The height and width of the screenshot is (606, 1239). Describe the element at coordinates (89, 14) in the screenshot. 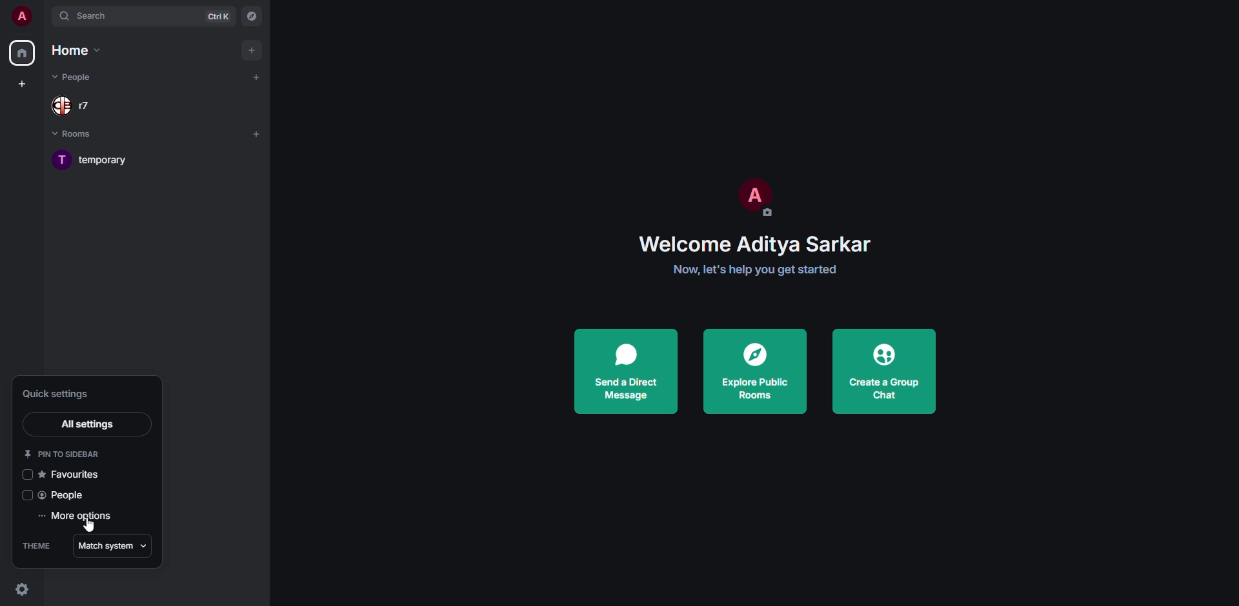

I see `search` at that location.